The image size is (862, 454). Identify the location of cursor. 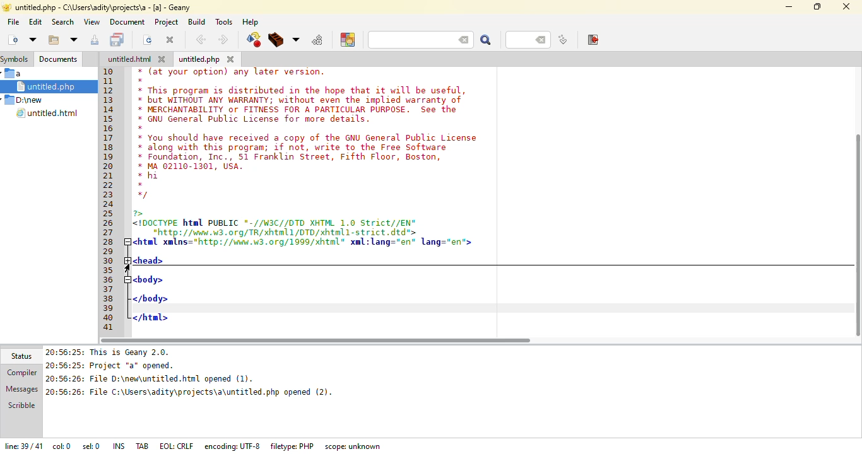
(129, 268).